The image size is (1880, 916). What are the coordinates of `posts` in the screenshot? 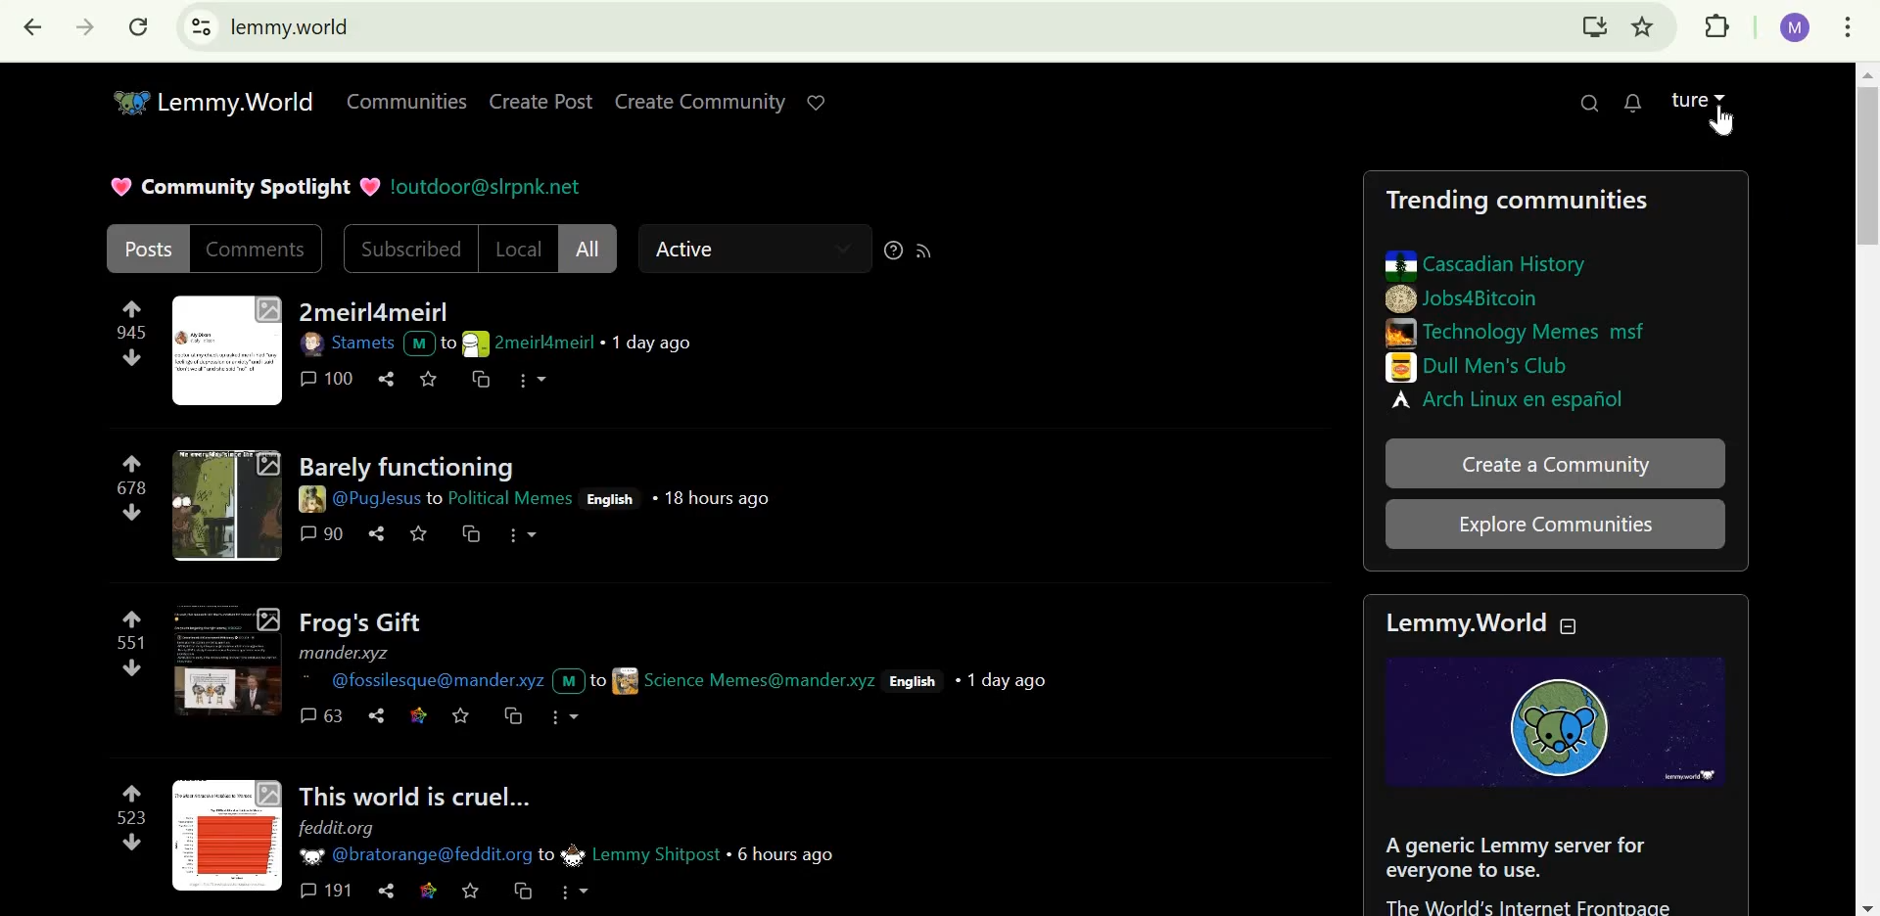 It's located at (149, 247).